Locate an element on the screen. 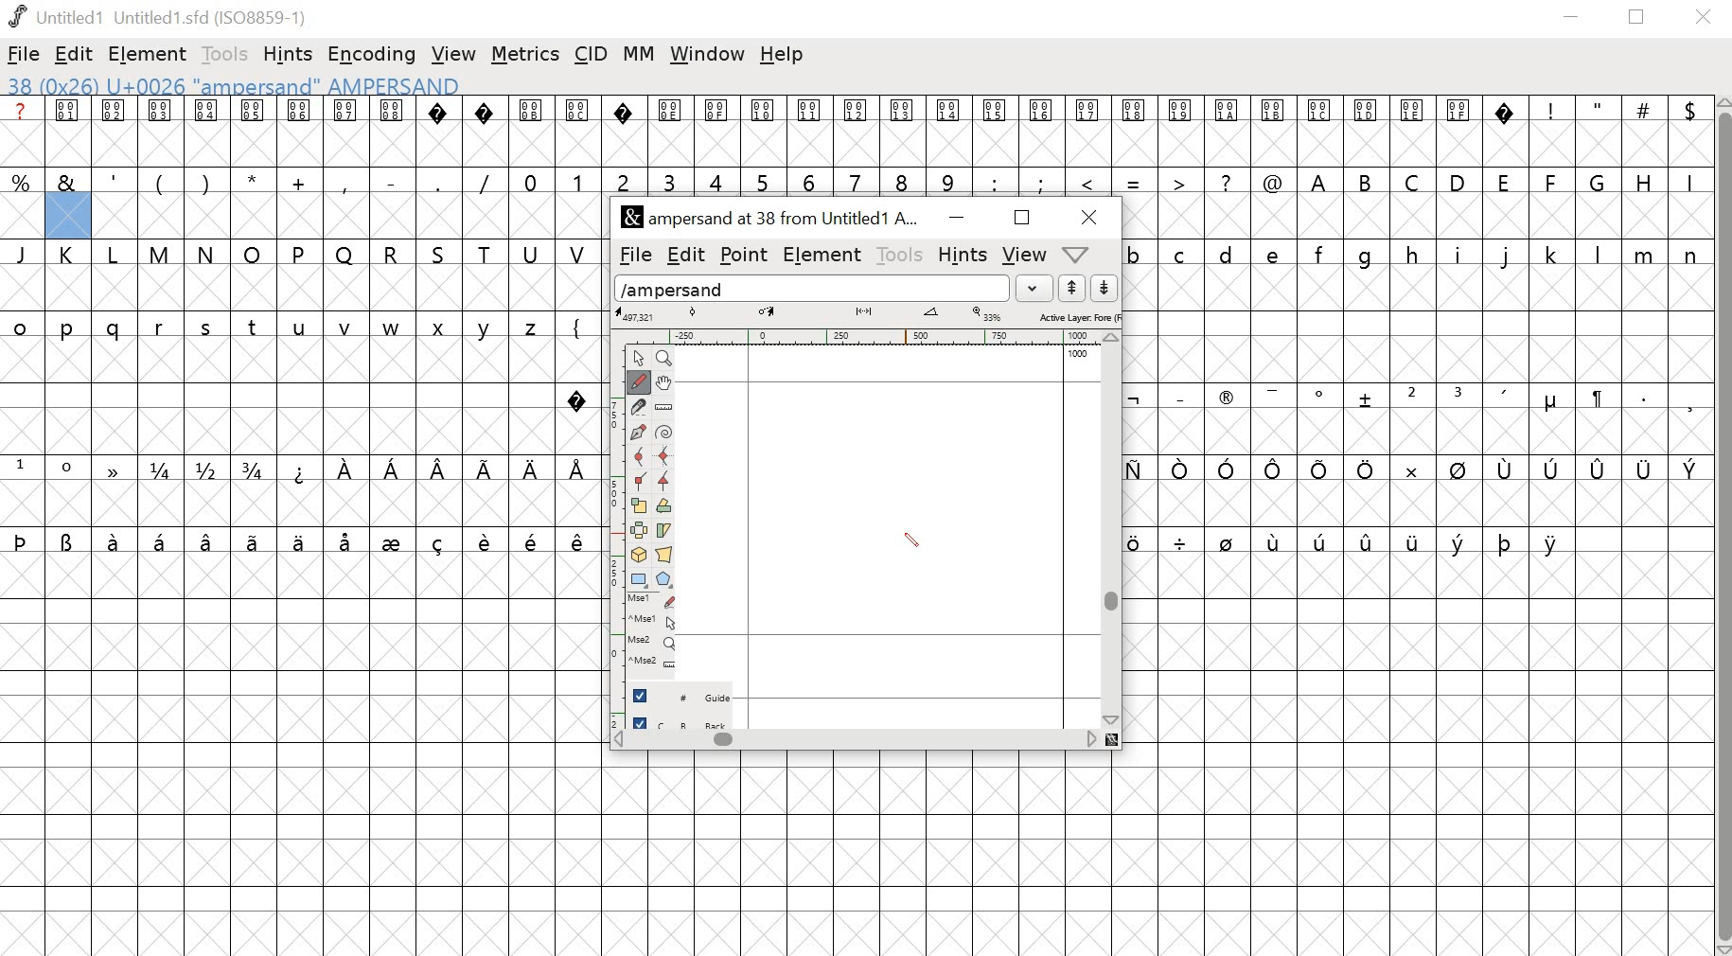  add a curve point always either vertically or horizontally is located at coordinates (666, 457).